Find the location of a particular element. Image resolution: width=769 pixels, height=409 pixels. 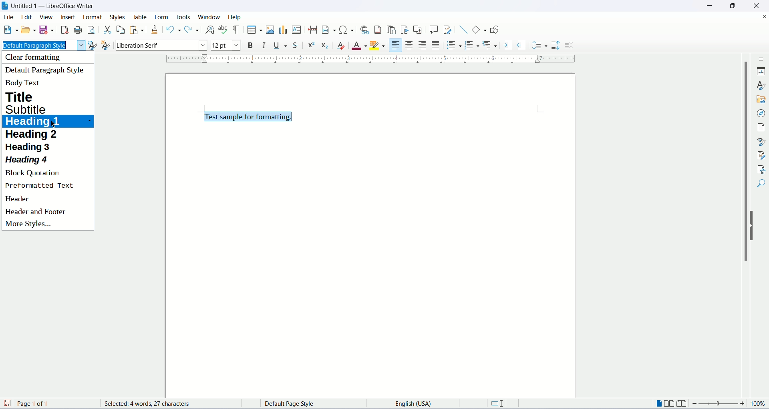

track changes is located at coordinates (447, 30).